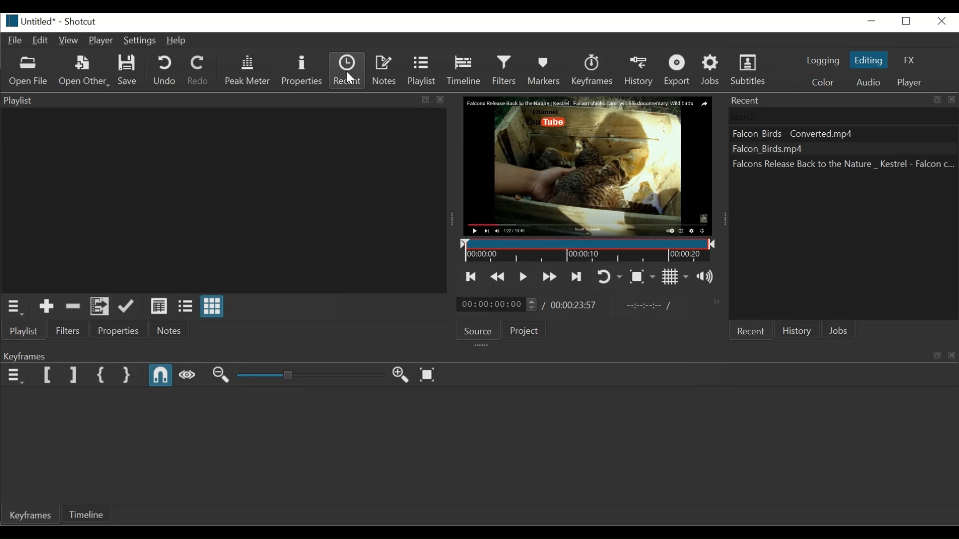  I want to click on logging, so click(825, 61).